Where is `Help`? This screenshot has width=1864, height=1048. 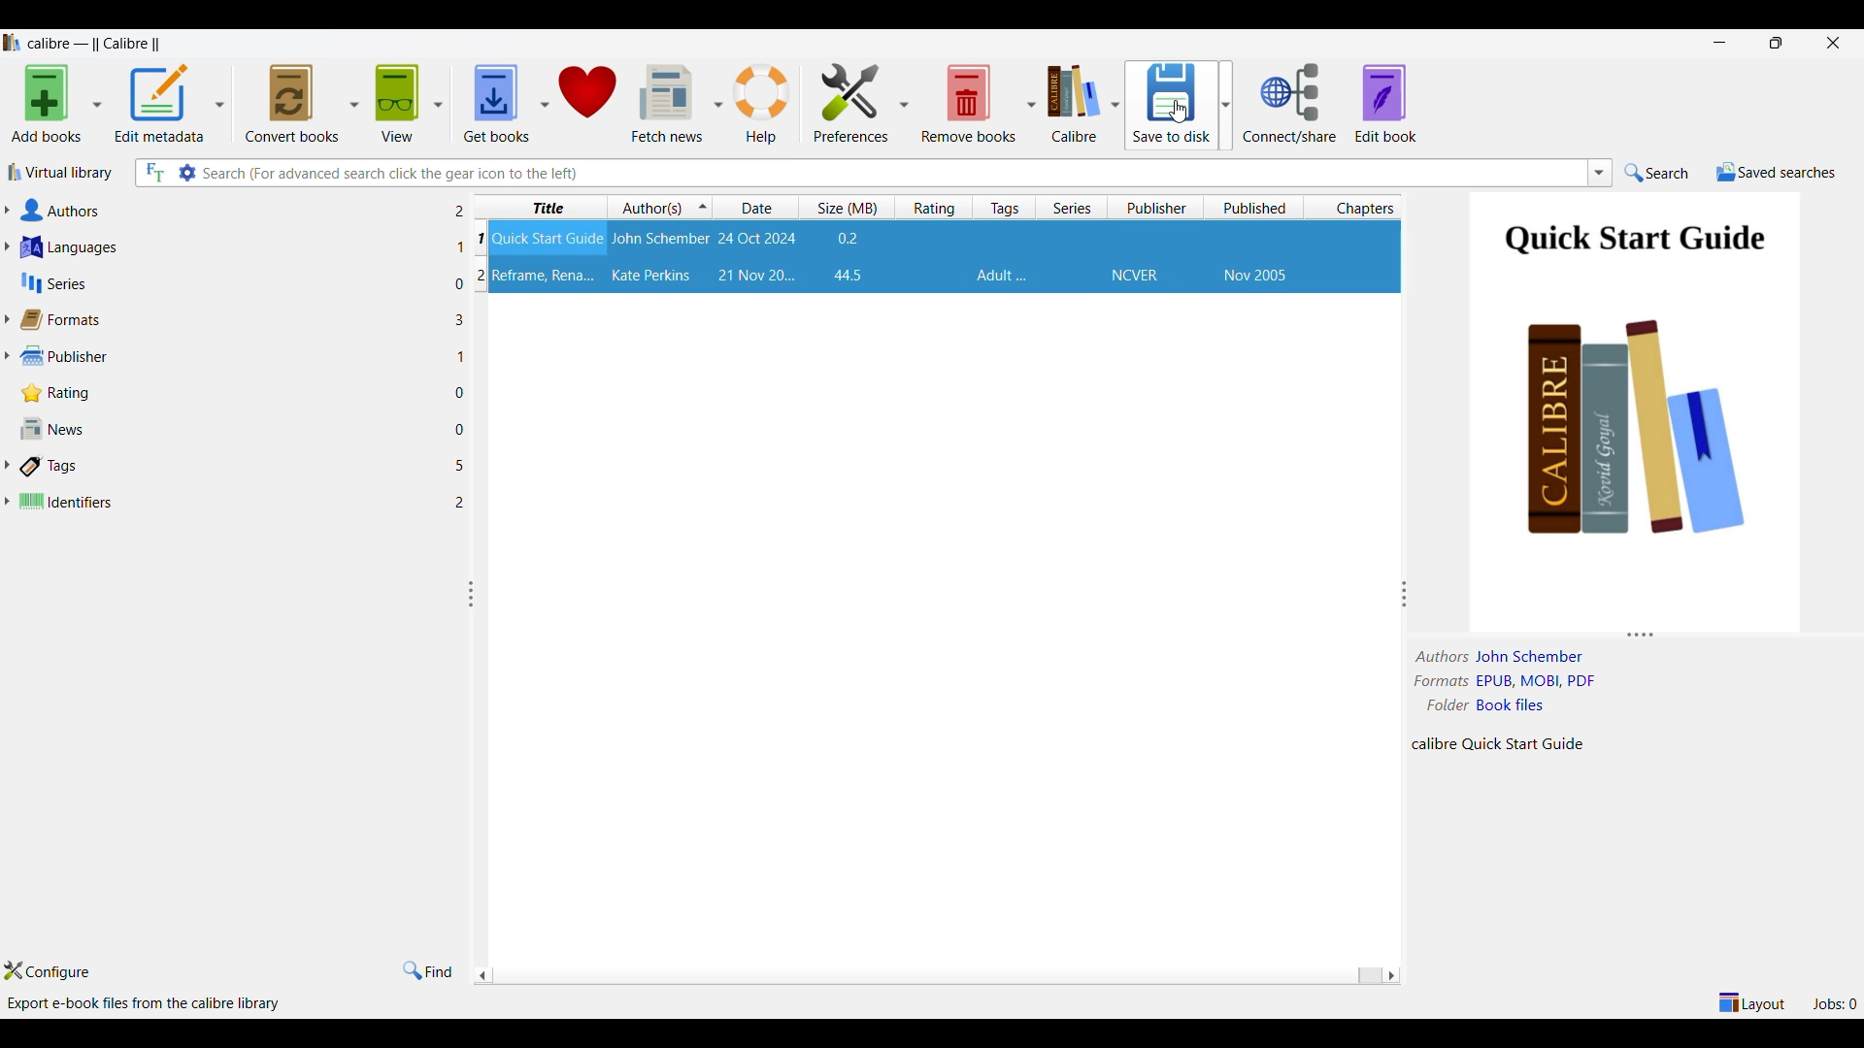
Help is located at coordinates (762, 105).